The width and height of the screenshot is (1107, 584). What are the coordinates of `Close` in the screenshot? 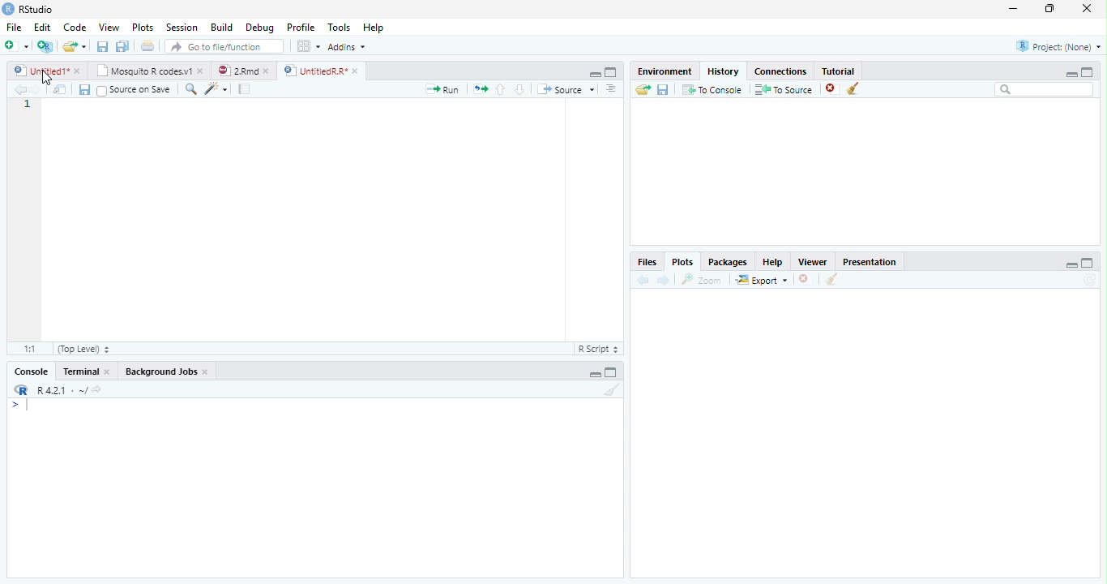 It's located at (108, 371).